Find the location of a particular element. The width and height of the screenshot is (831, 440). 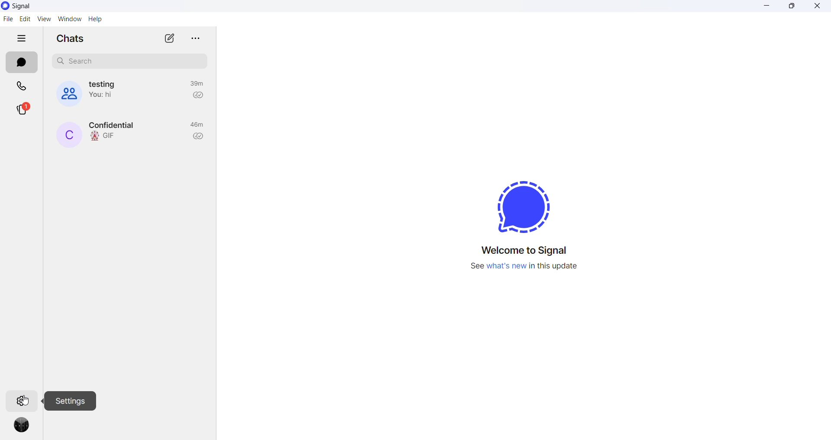

last message is located at coordinates (106, 137).